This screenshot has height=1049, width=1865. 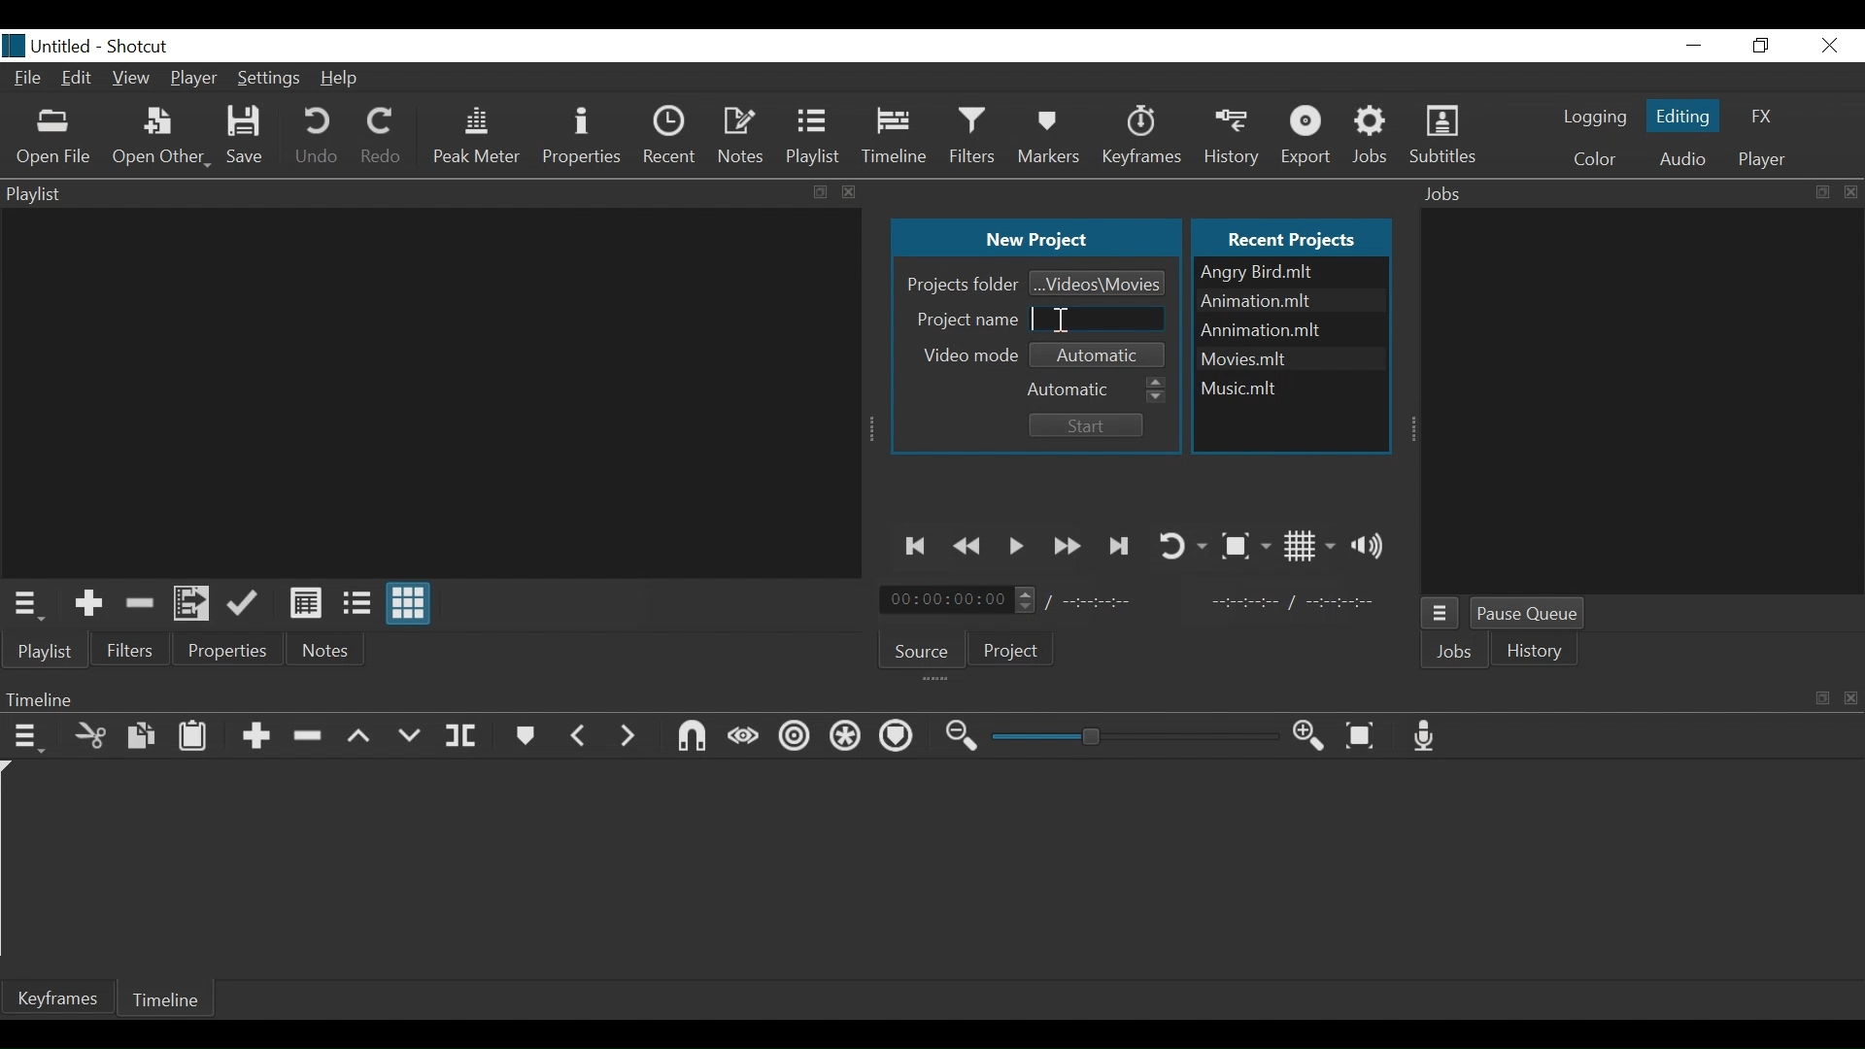 I want to click on View as file, so click(x=356, y=603).